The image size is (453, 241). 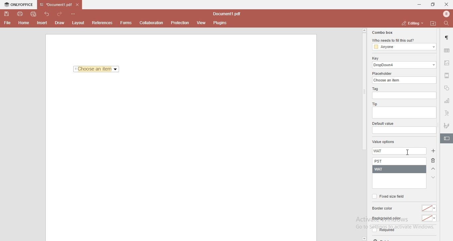 I want to click on layout, so click(x=79, y=23).